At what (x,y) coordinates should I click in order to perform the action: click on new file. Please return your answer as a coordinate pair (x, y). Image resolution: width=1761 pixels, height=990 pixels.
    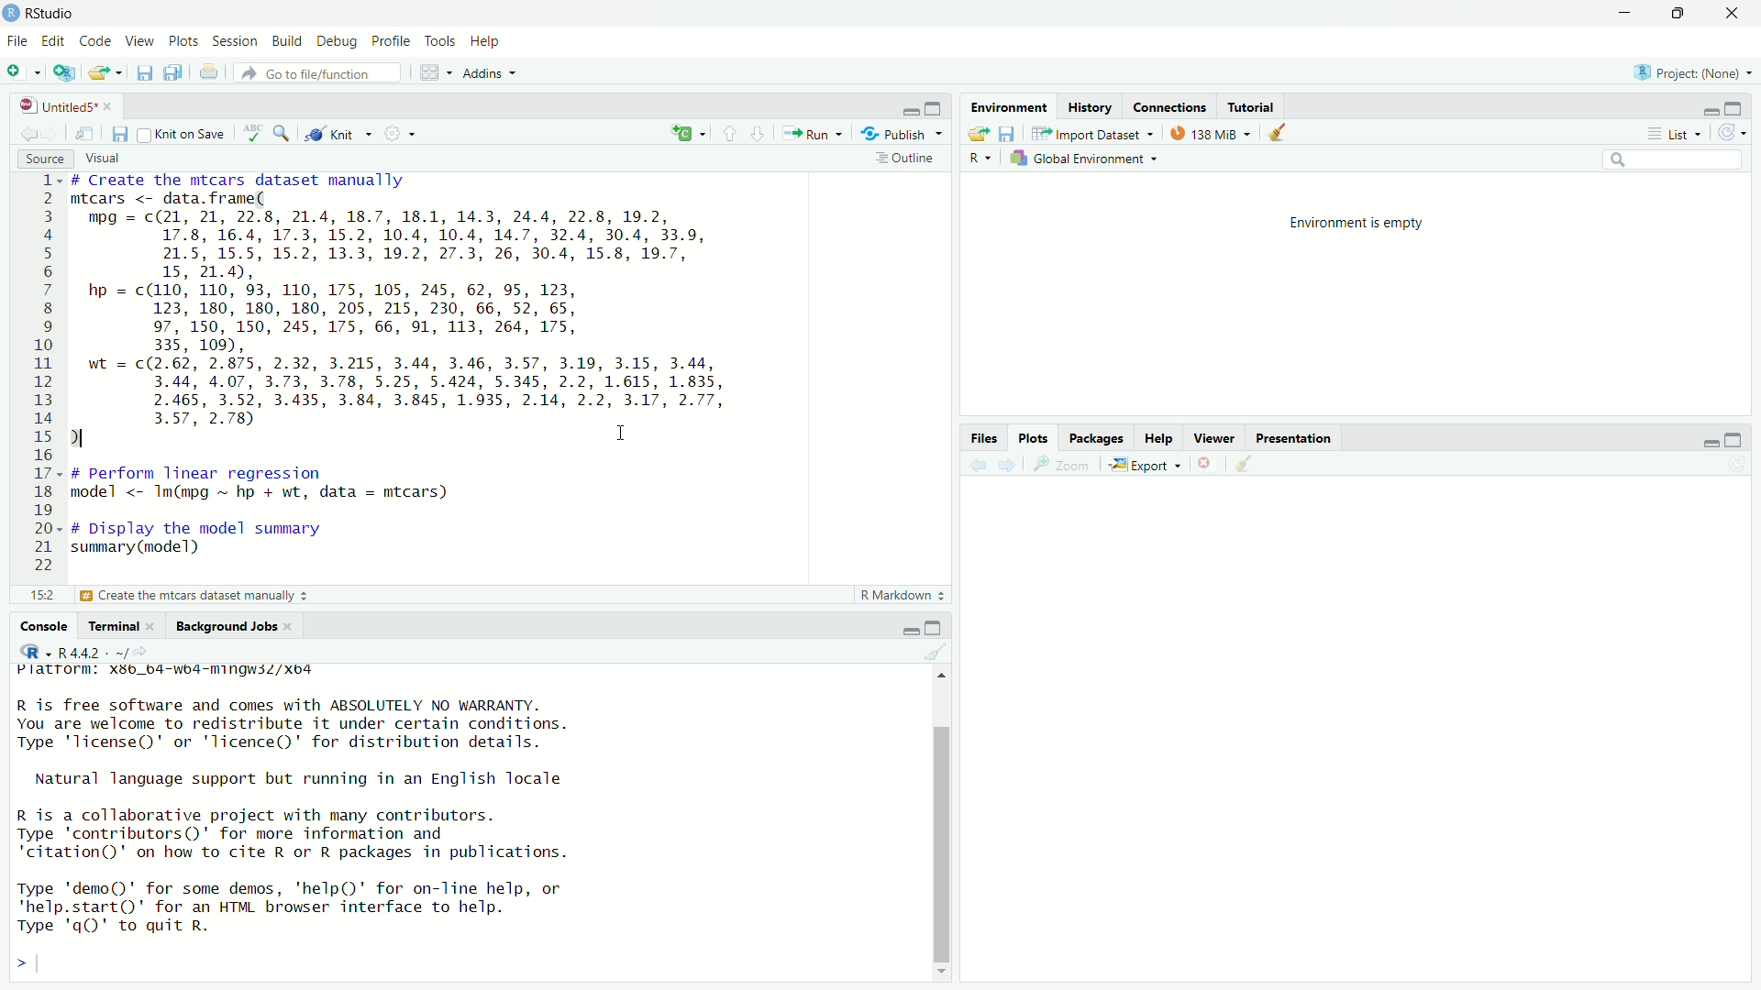
    Looking at the image, I should click on (17, 70).